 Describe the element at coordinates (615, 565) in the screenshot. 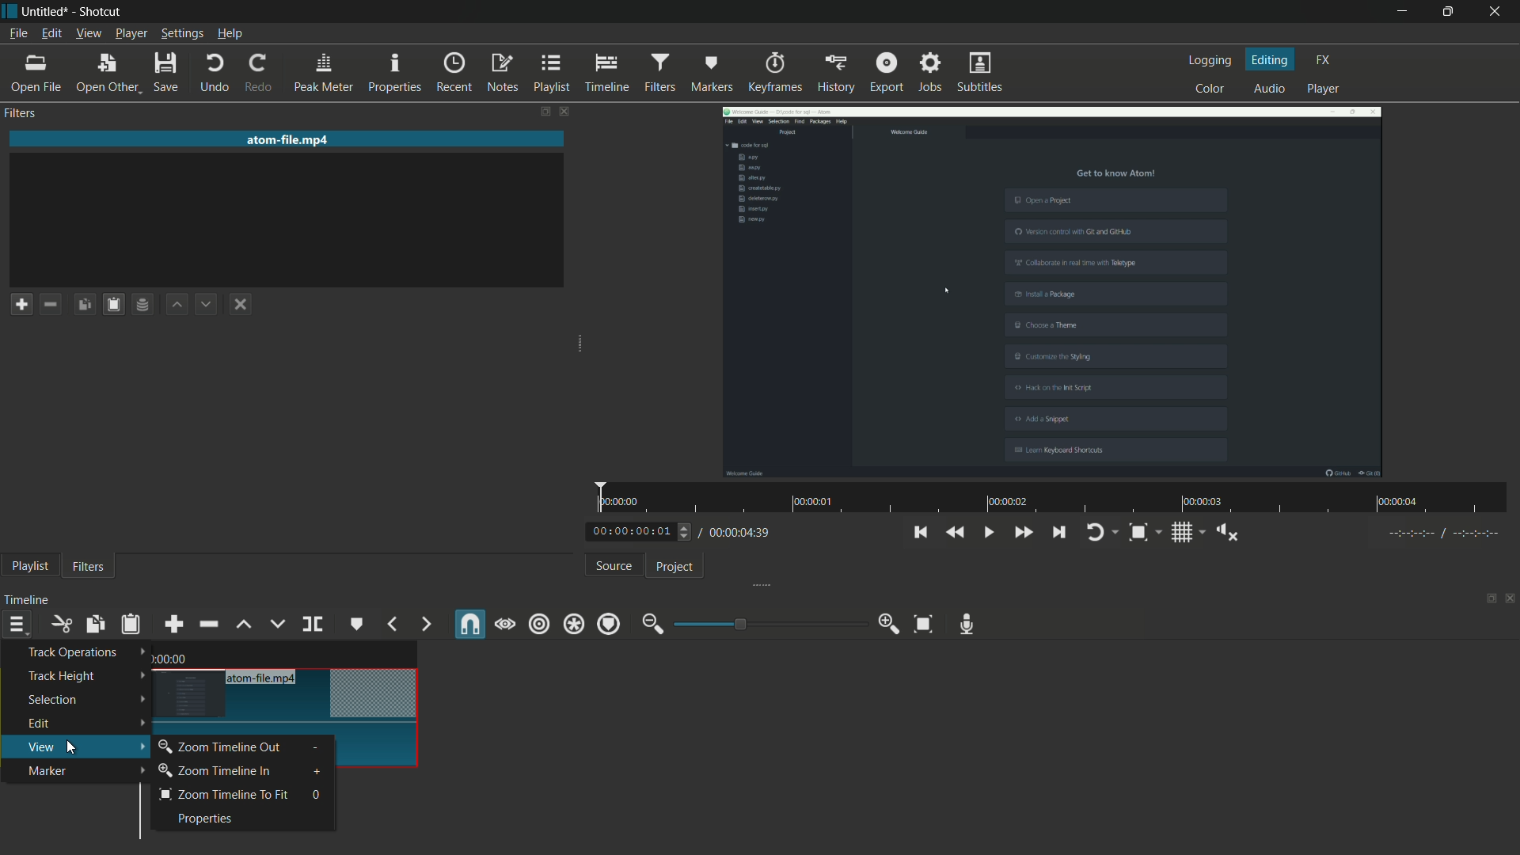

I see `source` at that location.